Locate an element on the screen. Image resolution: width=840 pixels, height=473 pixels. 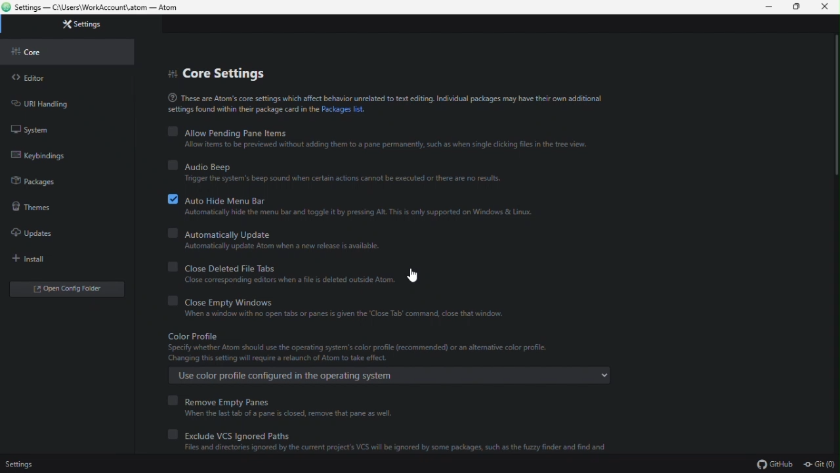
close is located at coordinates (826, 7).